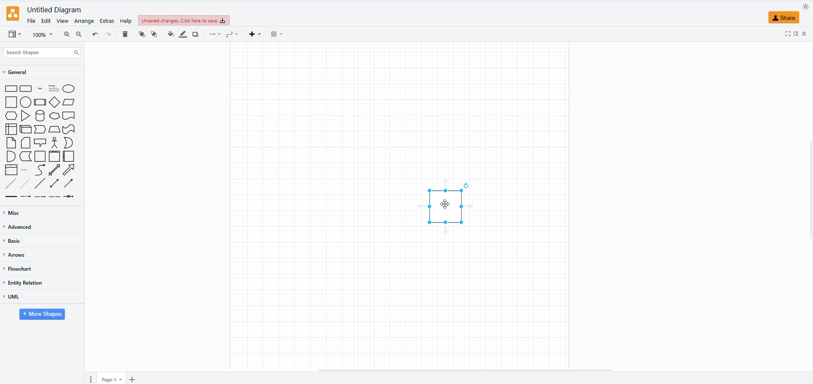 The height and width of the screenshot is (384, 813). Describe the element at coordinates (806, 33) in the screenshot. I see `collapse` at that location.